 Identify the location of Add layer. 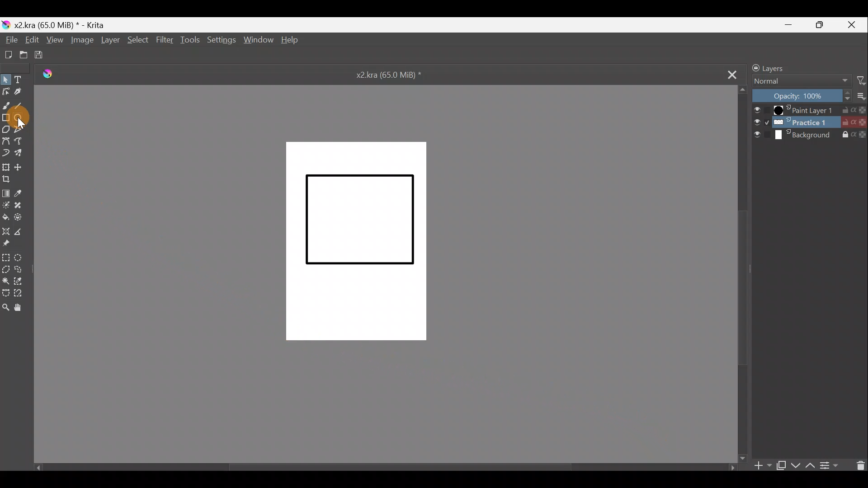
(760, 465).